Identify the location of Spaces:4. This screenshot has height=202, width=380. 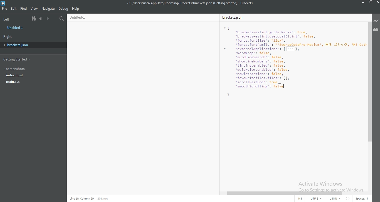
(364, 199).